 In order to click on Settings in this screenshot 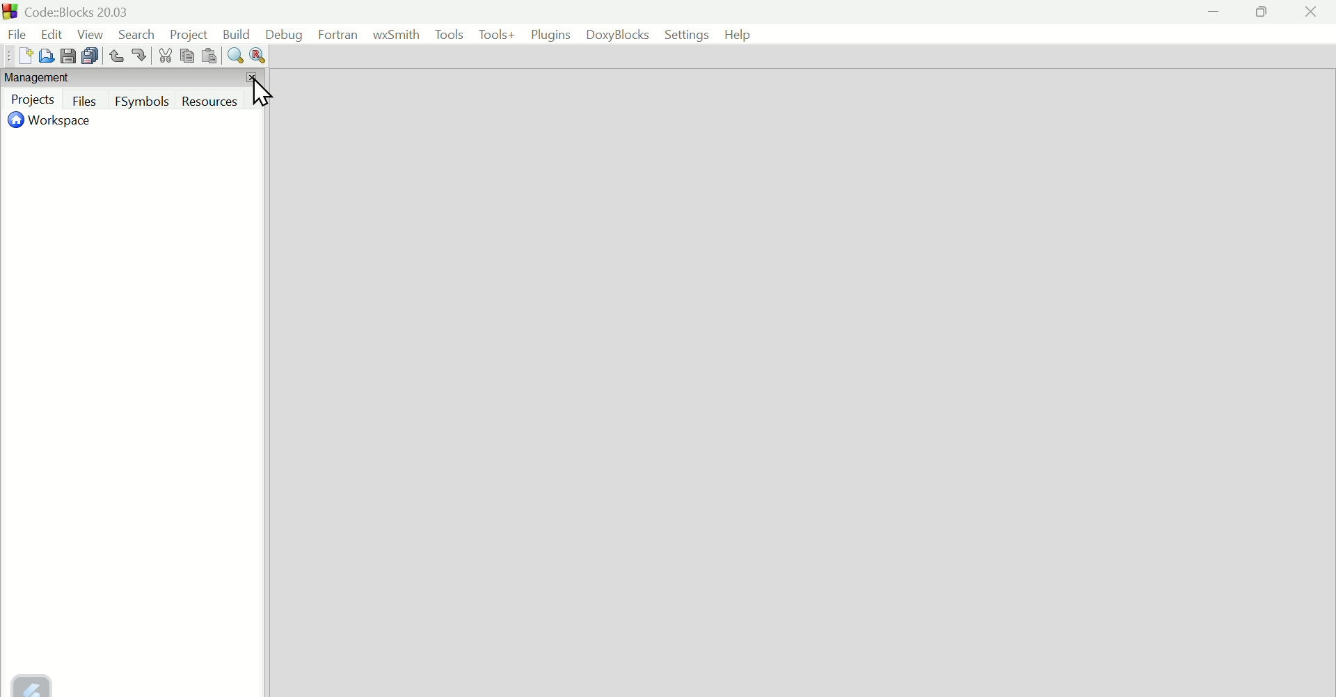, I will do `click(687, 34)`.